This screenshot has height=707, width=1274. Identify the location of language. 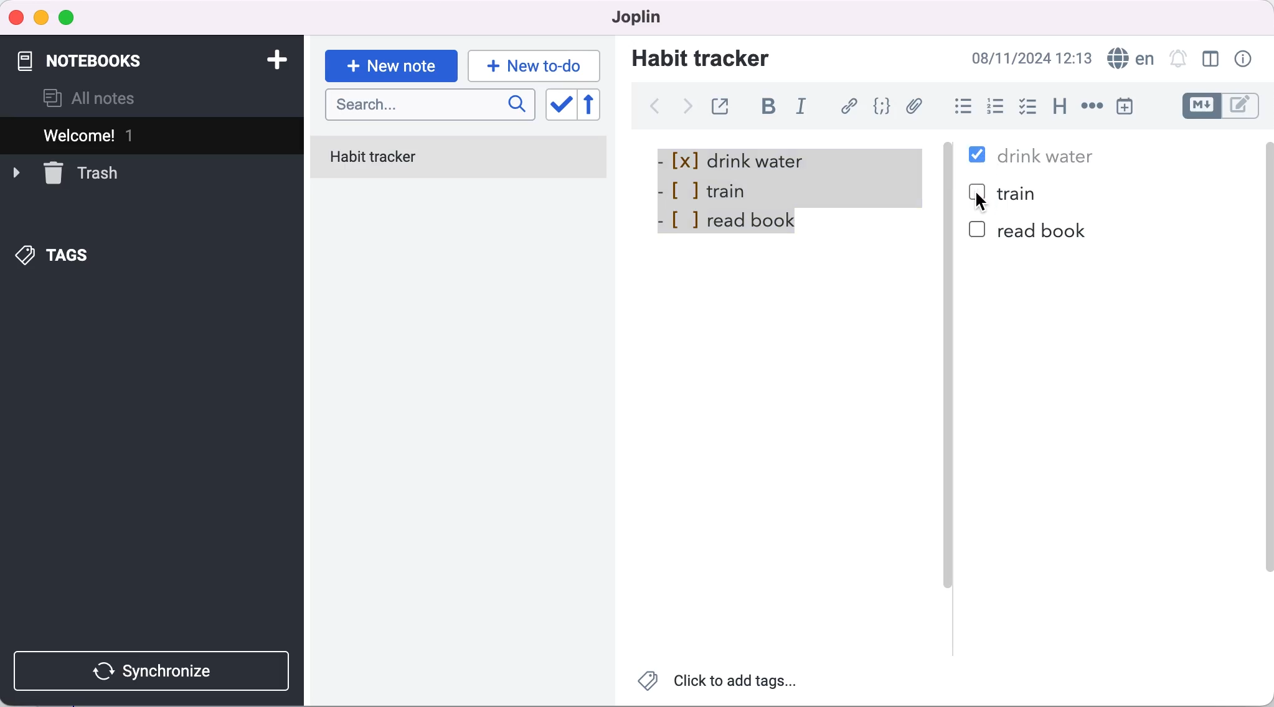
(1129, 59).